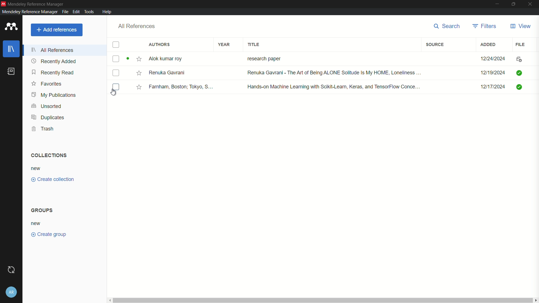 The width and height of the screenshot is (539, 303). I want to click on Alok Kumar Roy, so click(170, 59).